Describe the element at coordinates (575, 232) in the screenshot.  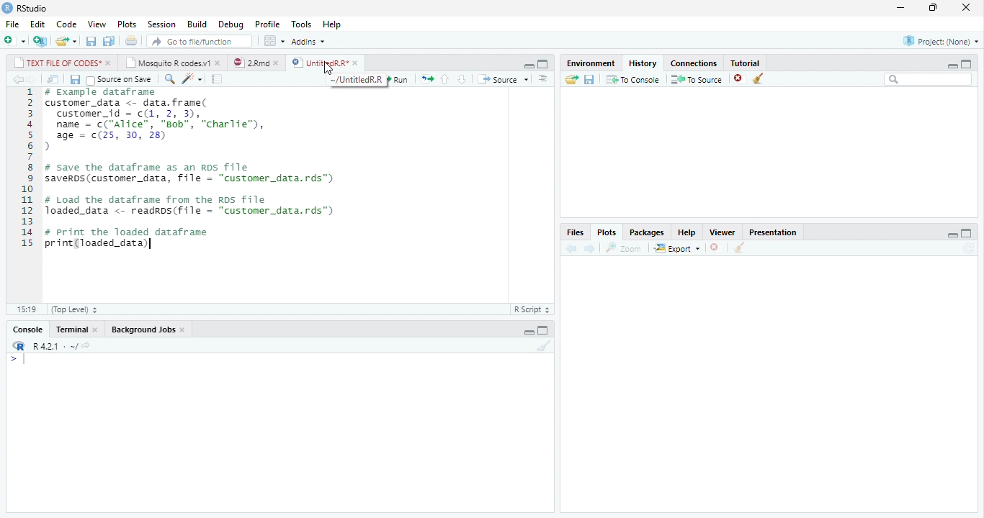
I see `Files` at that location.